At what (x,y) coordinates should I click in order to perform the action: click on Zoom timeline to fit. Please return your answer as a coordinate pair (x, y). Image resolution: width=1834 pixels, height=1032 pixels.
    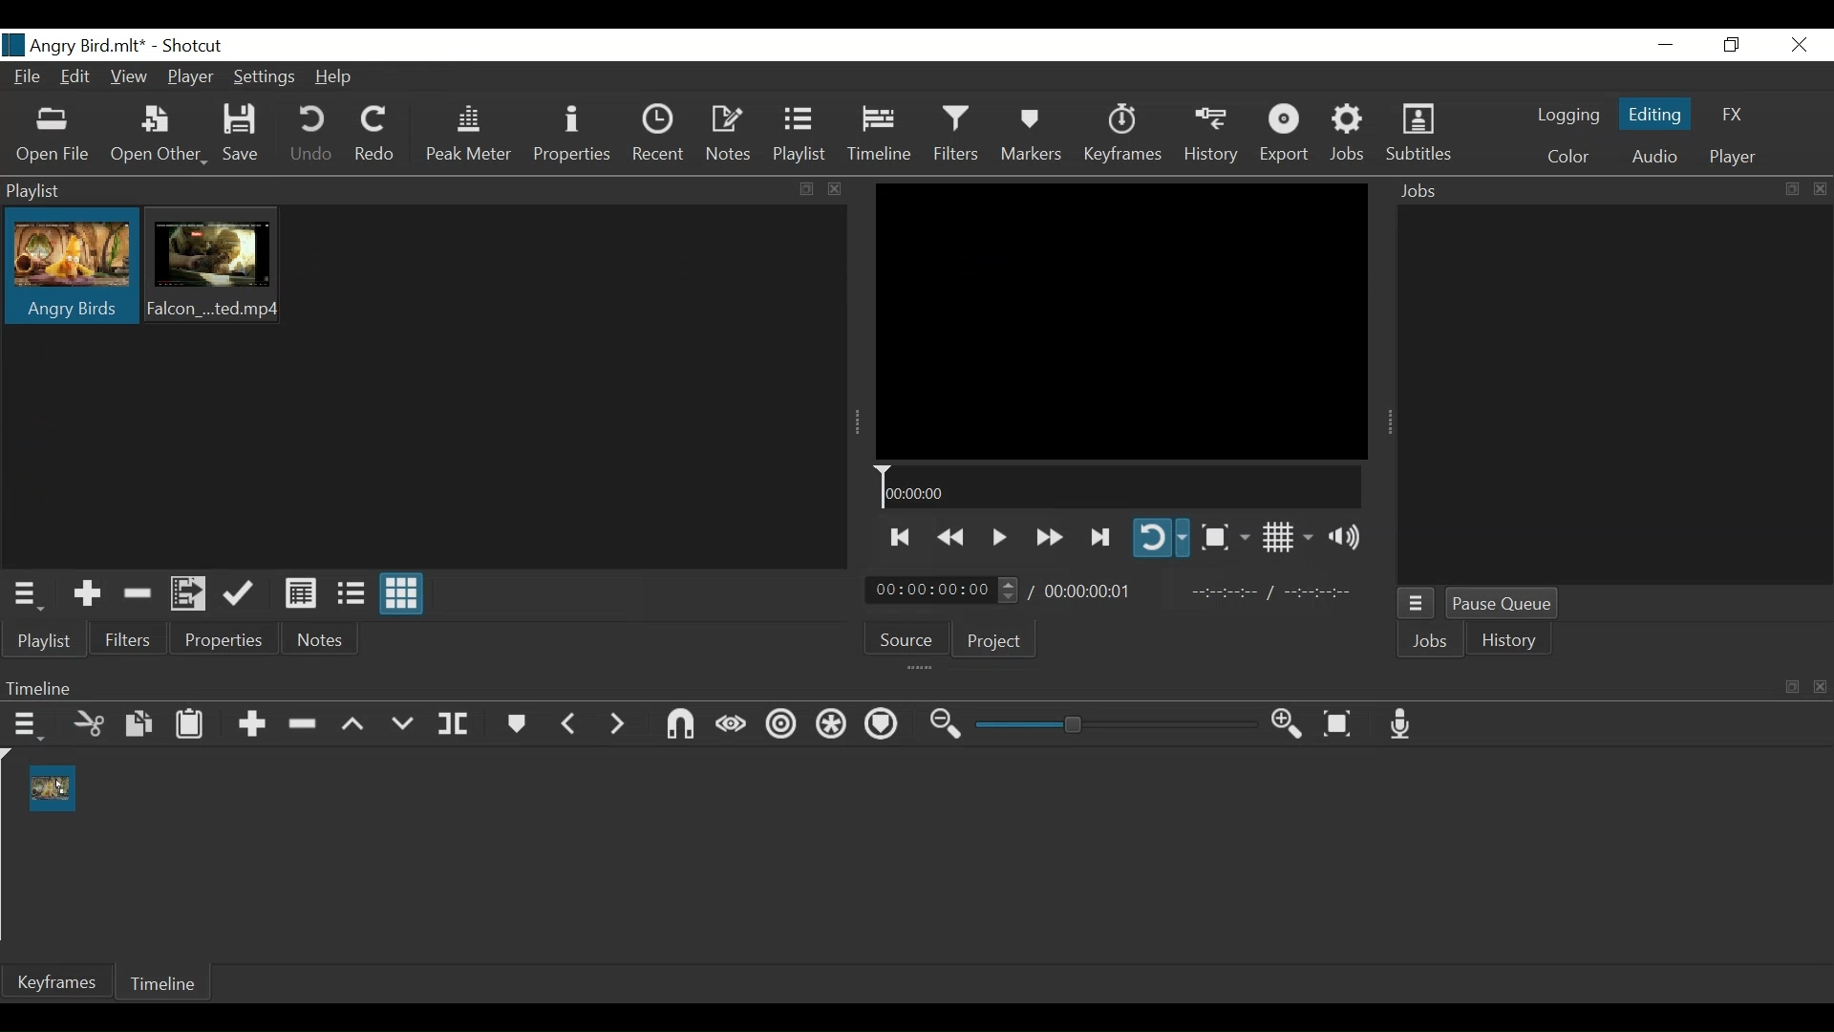
    Looking at the image, I should click on (1338, 726).